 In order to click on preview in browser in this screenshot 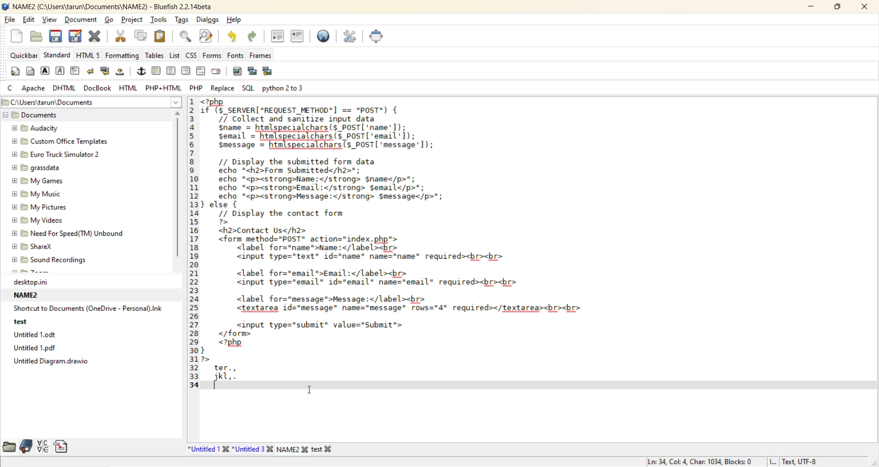, I will do `click(324, 36)`.